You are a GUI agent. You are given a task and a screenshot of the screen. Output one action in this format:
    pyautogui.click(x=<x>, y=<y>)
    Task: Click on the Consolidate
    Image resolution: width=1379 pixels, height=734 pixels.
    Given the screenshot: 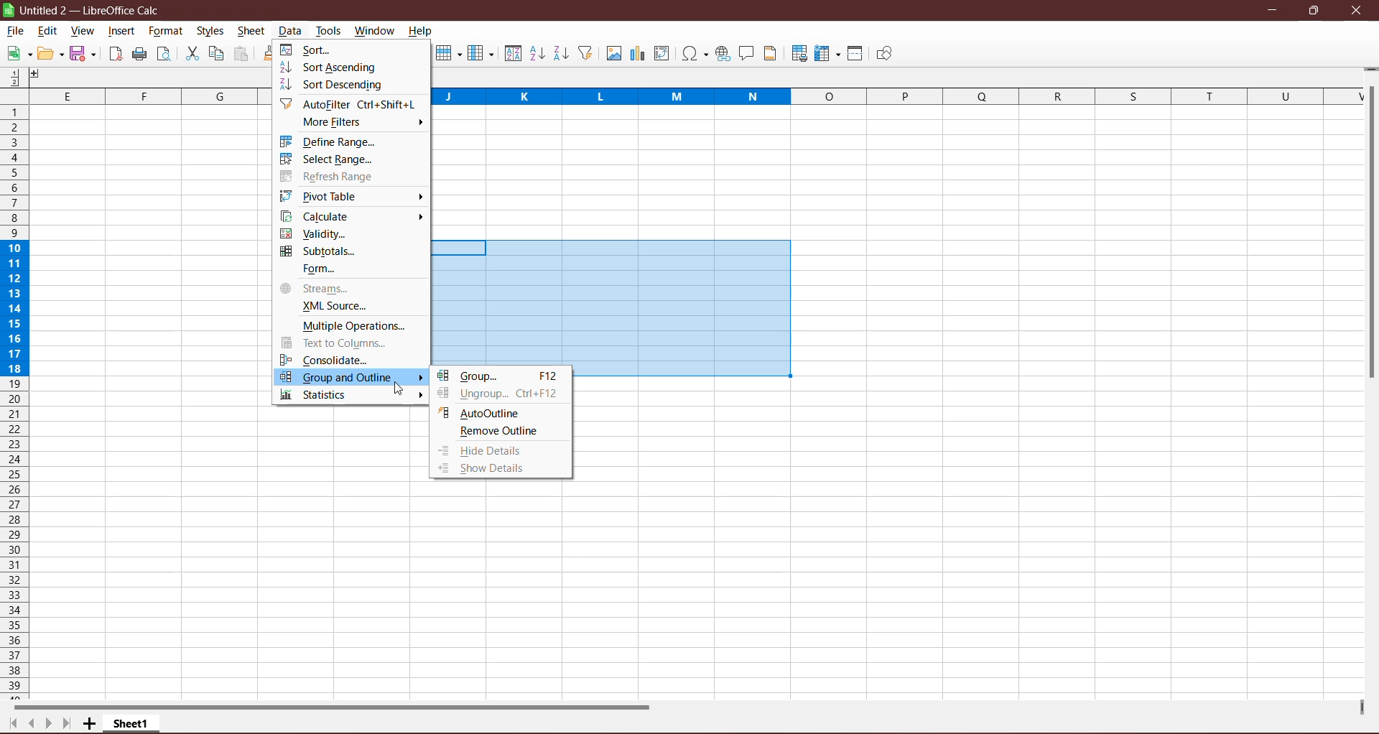 What is the action you would take?
    pyautogui.click(x=325, y=358)
    